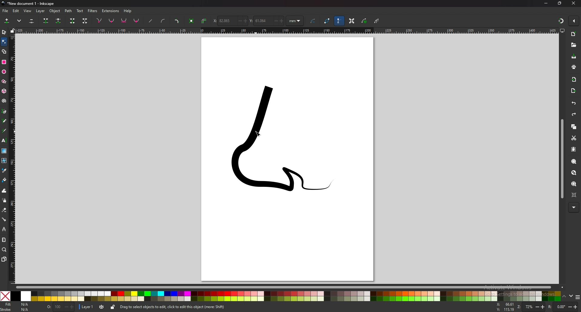 The image size is (581, 312). Describe the element at coordinates (266, 21) in the screenshot. I see `y coordinates` at that location.